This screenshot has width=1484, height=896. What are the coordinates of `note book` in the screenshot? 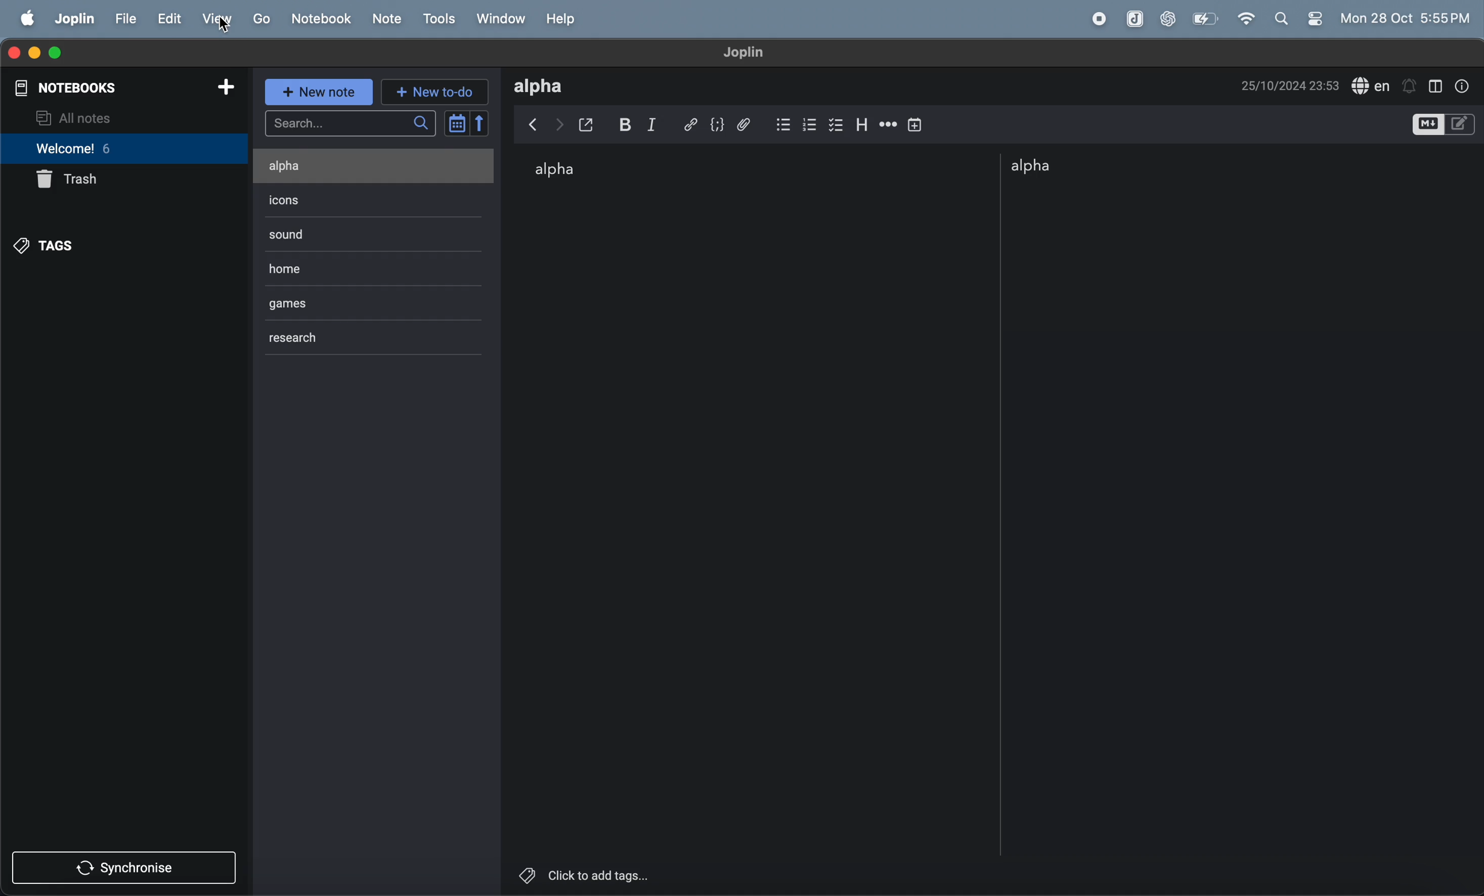 It's located at (320, 18).